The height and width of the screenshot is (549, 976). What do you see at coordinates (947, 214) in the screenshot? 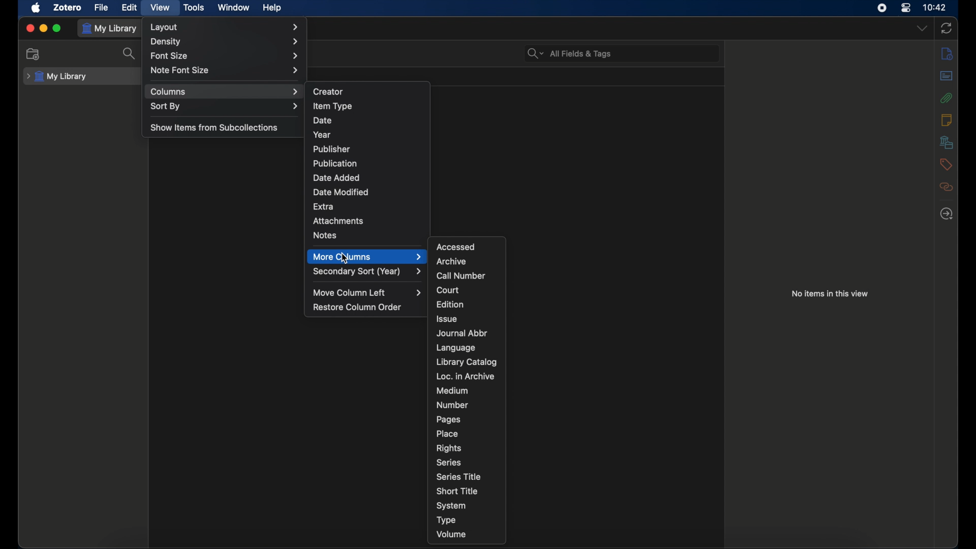
I see `locate` at bounding box center [947, 214].